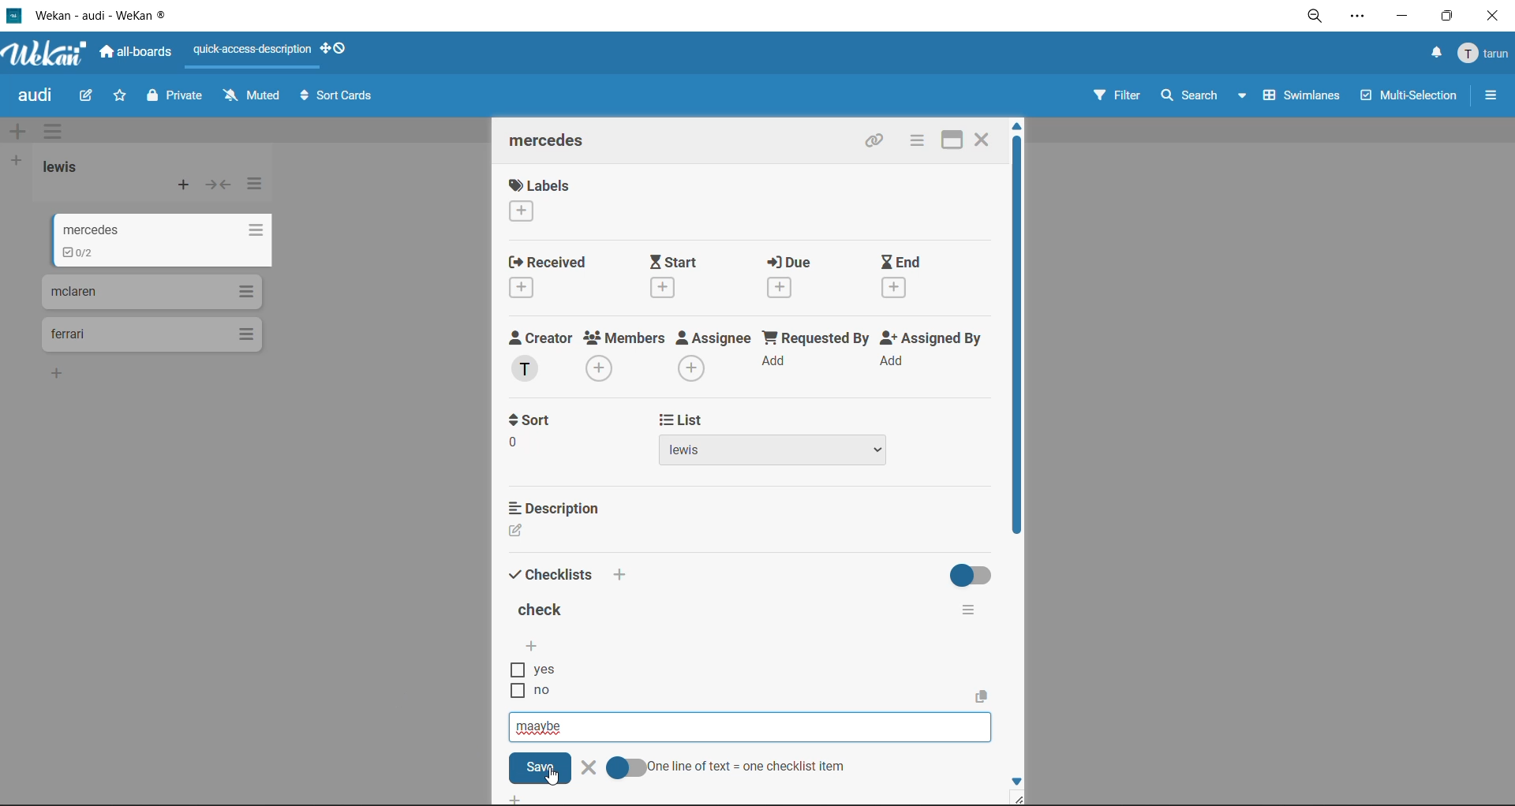  What do you see at coordinates (628, 769) in the screenshot?
I see `Check` at bounding box center [628, 769].